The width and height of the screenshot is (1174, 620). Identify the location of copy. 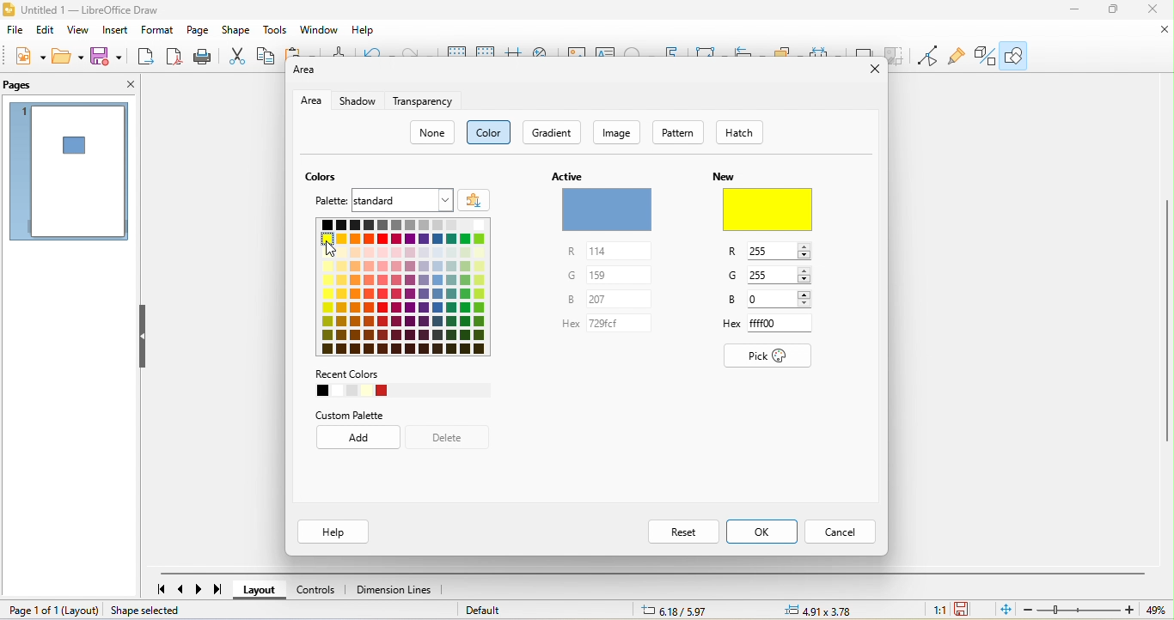
(269, 58).